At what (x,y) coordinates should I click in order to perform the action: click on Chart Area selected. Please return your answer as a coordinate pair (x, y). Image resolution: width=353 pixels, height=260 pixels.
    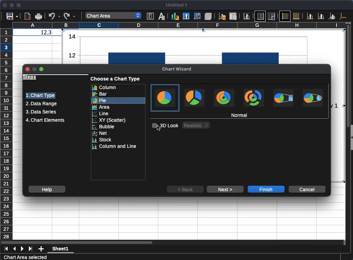
    Looking at the image, I should click on (25, 257).